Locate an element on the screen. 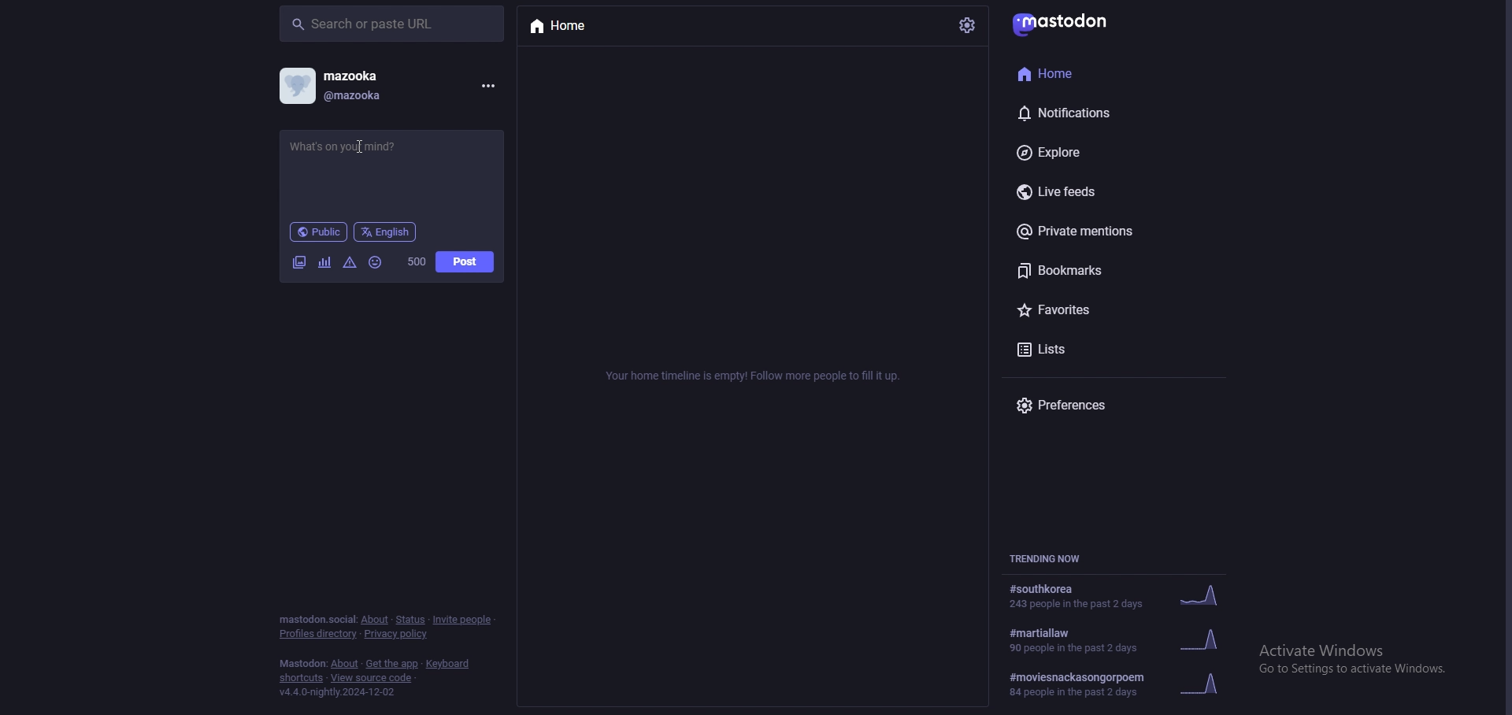 Image resolution: width=1512 pixels, height=715 pixels. chart is located at coordinates (325, 262).